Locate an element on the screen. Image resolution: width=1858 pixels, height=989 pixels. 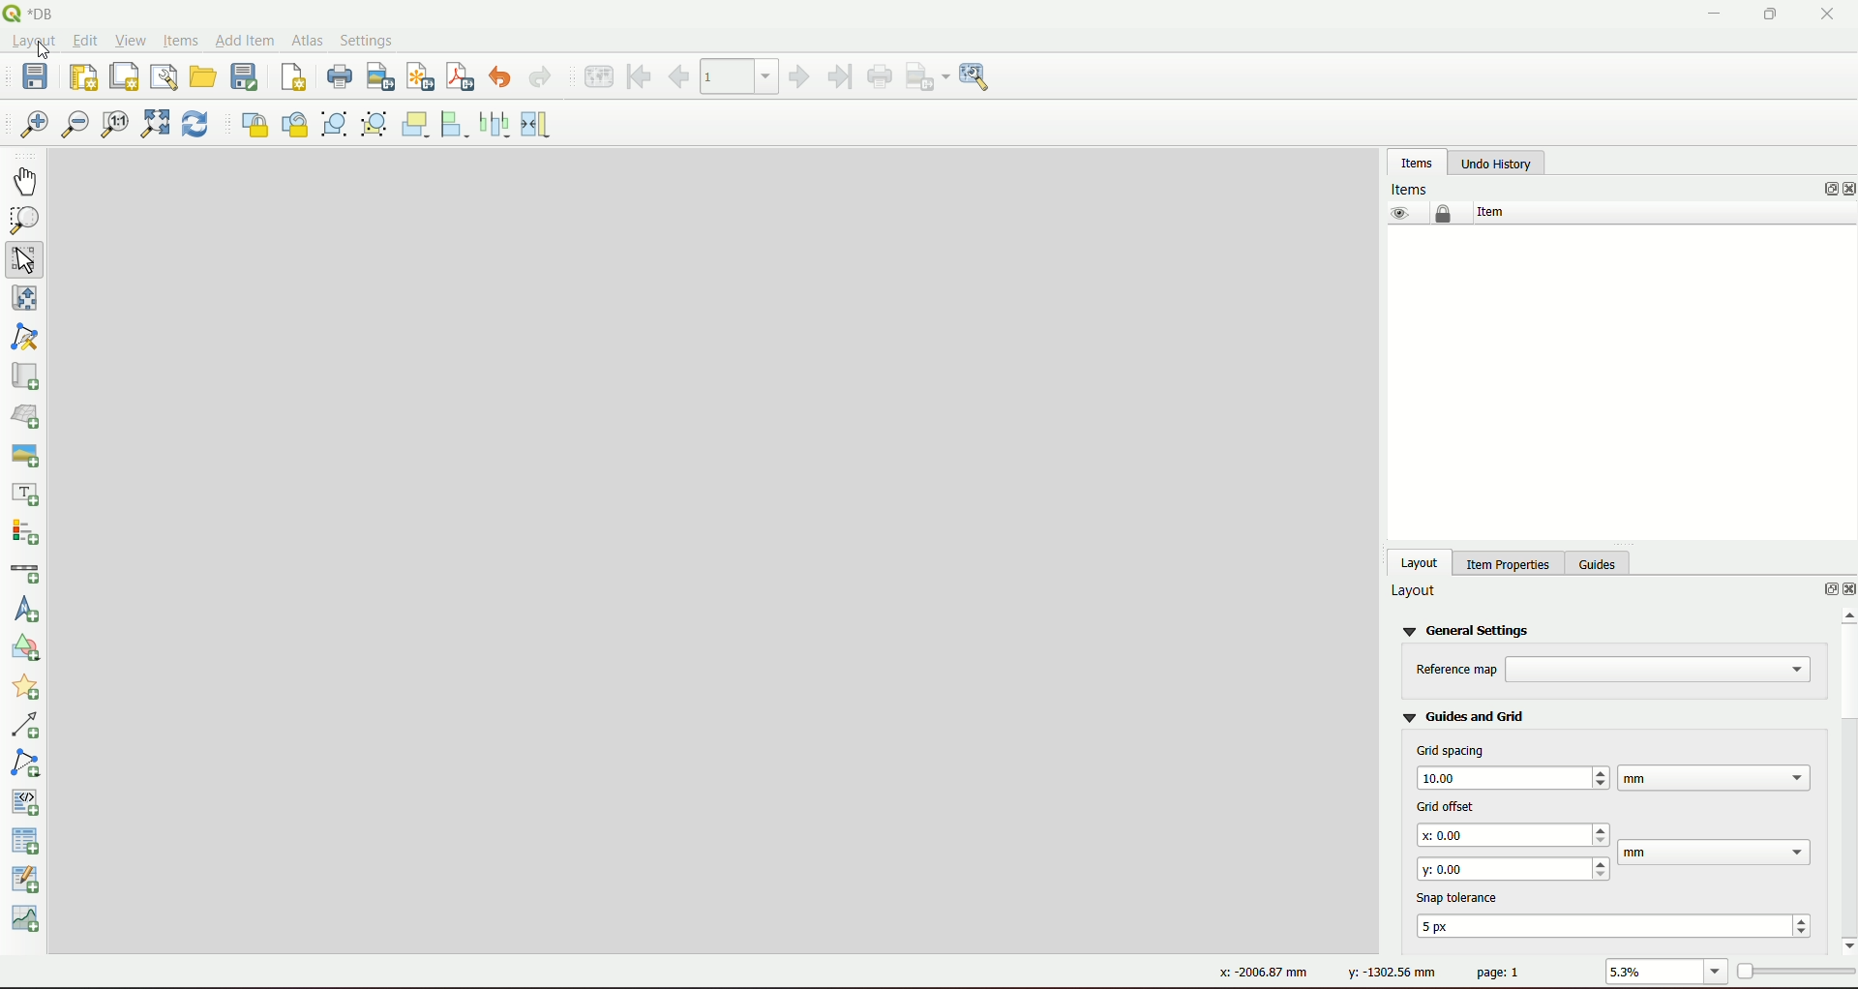
page 1 is located at coordinates (1499, 972).